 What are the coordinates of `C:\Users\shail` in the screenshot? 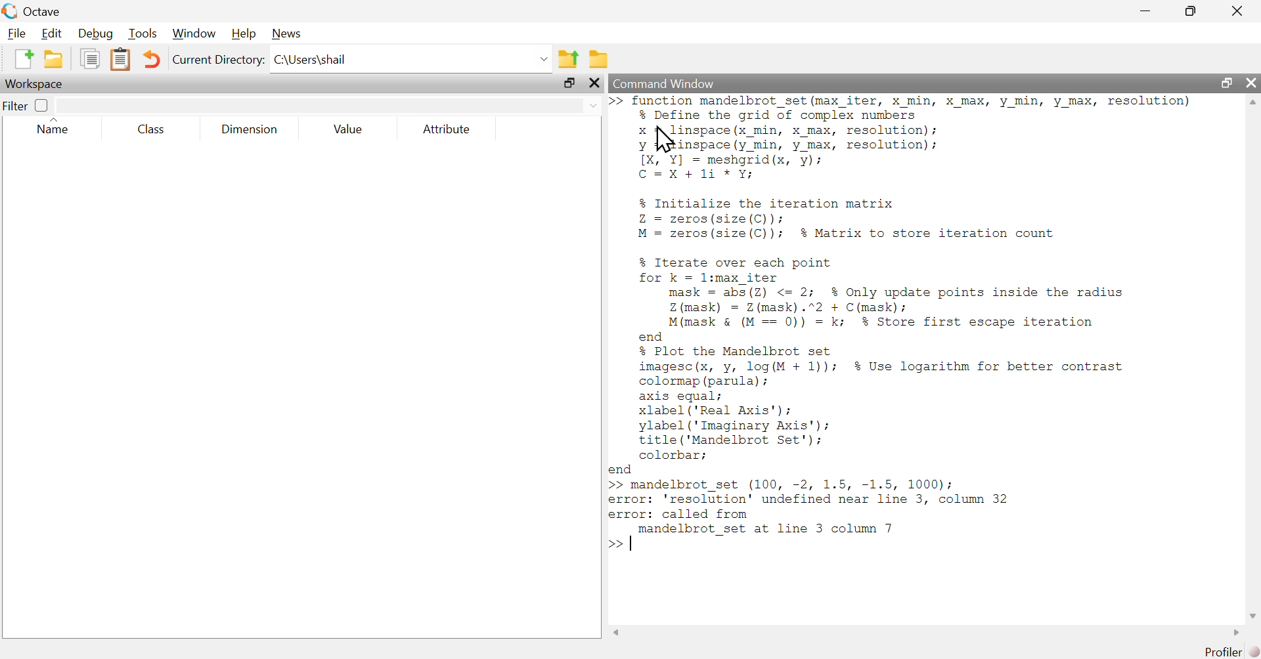 It's located at (411, 59).